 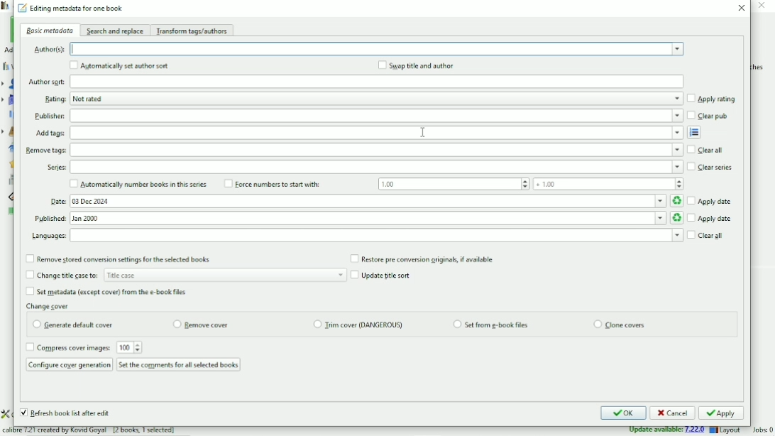 What do you see at coordinates (375, 116) in the screenshot?
I see `Publisher options` at bounding box center [375, 116].